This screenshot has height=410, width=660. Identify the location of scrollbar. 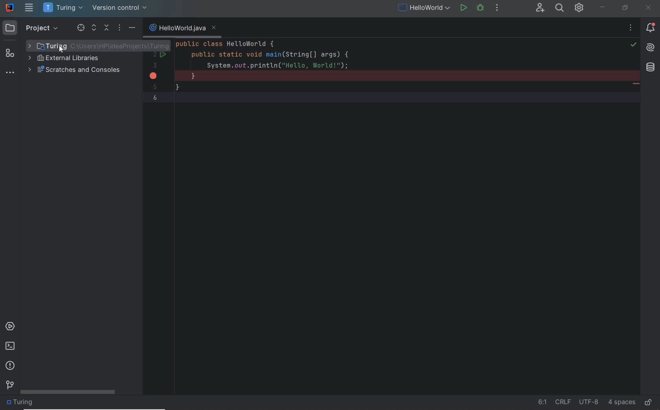
(69, 392).